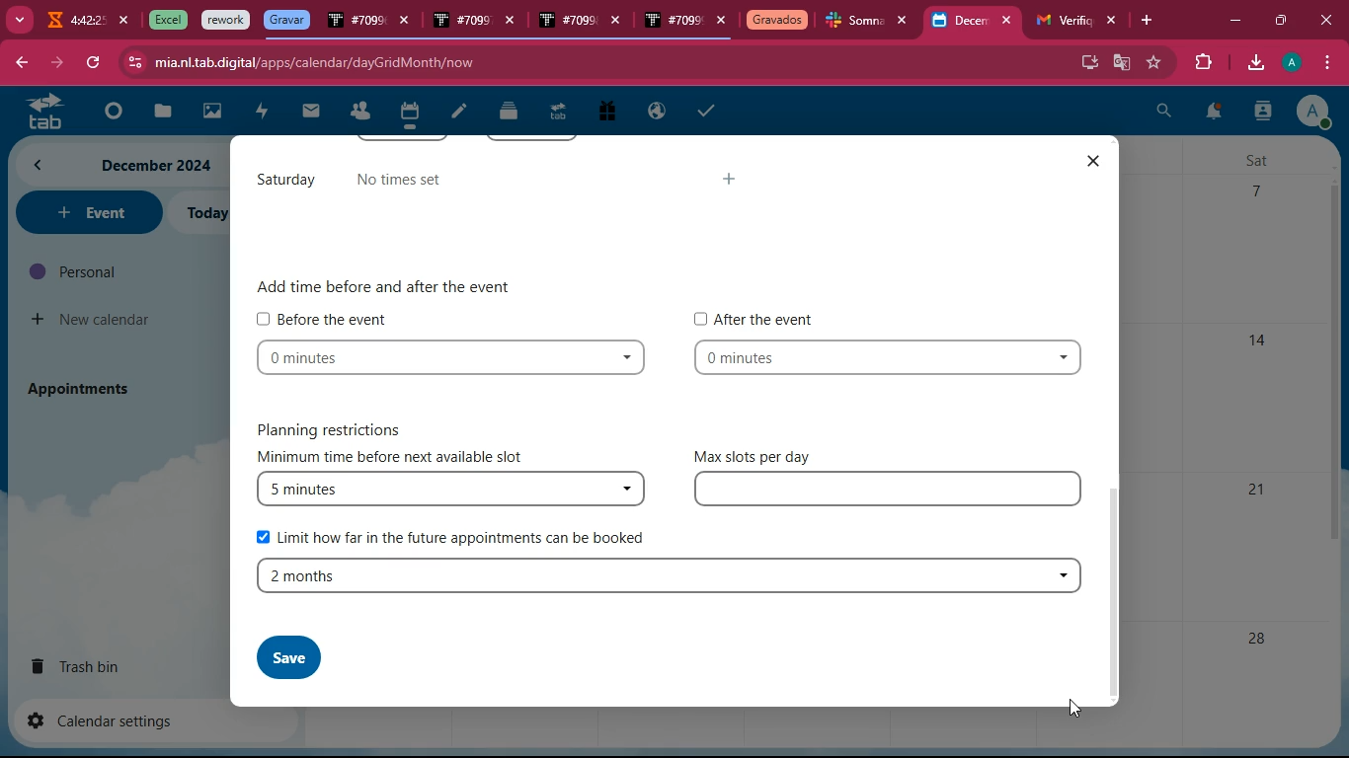 The image size is (1349, 758). What do you see at coordinates (557, 114) in the screenshot?
I see `tab` at bounding box center [557, 114].